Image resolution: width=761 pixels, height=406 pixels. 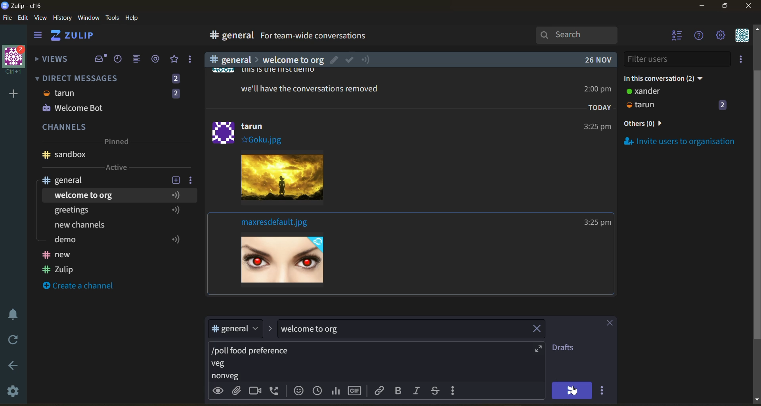 What do you see at coordinates (678, 59) in the screenshot?
I see `filter users` at bounding box center [678, 59].